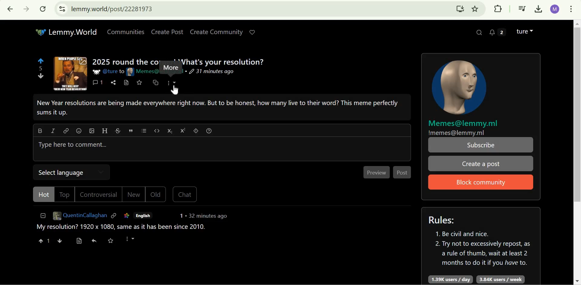  Describe the element at coordinates (481, 145) in the screenshot. I see `Subscribe` at that location.